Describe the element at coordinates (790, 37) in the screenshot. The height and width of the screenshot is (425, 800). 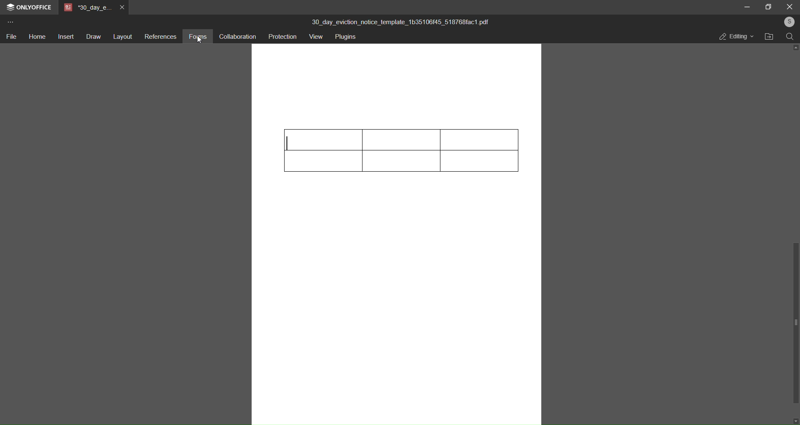
I see `search` at that location.